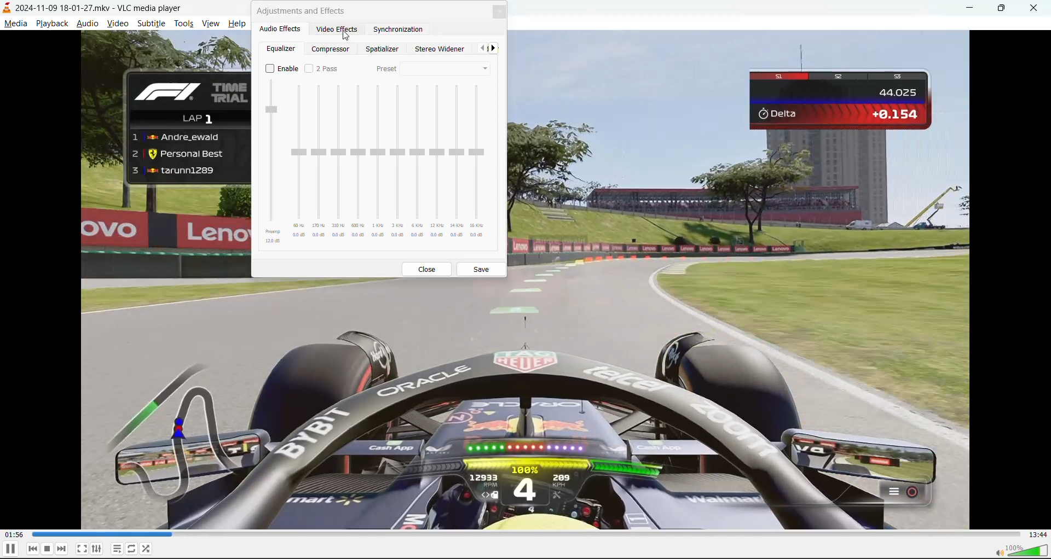 This screenshot has height=559, width=1051. Describe the element at coordinates (48, 549) in the screenshot. I see `stop` at that location.